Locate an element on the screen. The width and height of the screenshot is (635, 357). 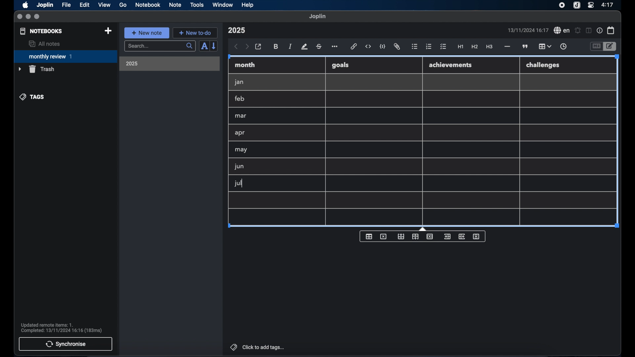
numbered list is located at coordinates (429, 46).